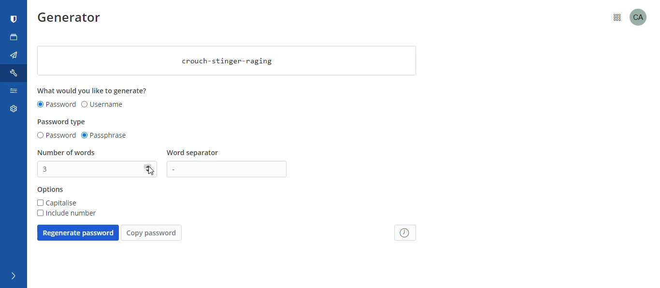 The image size is (660, 288). What do you see at coordinates (56, 136) in the screenshot?
I see `password radio button` at bounding box center [56, 136].